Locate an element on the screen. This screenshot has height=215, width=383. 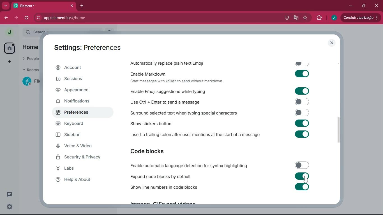
Surround selected text when typing special characters is located at coordinates (221, 113).